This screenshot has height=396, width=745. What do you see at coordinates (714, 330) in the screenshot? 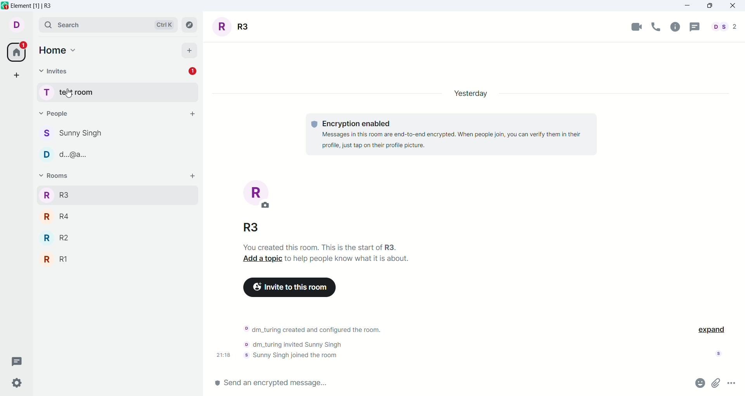
I see `expand` at bounding box center [714, 330].